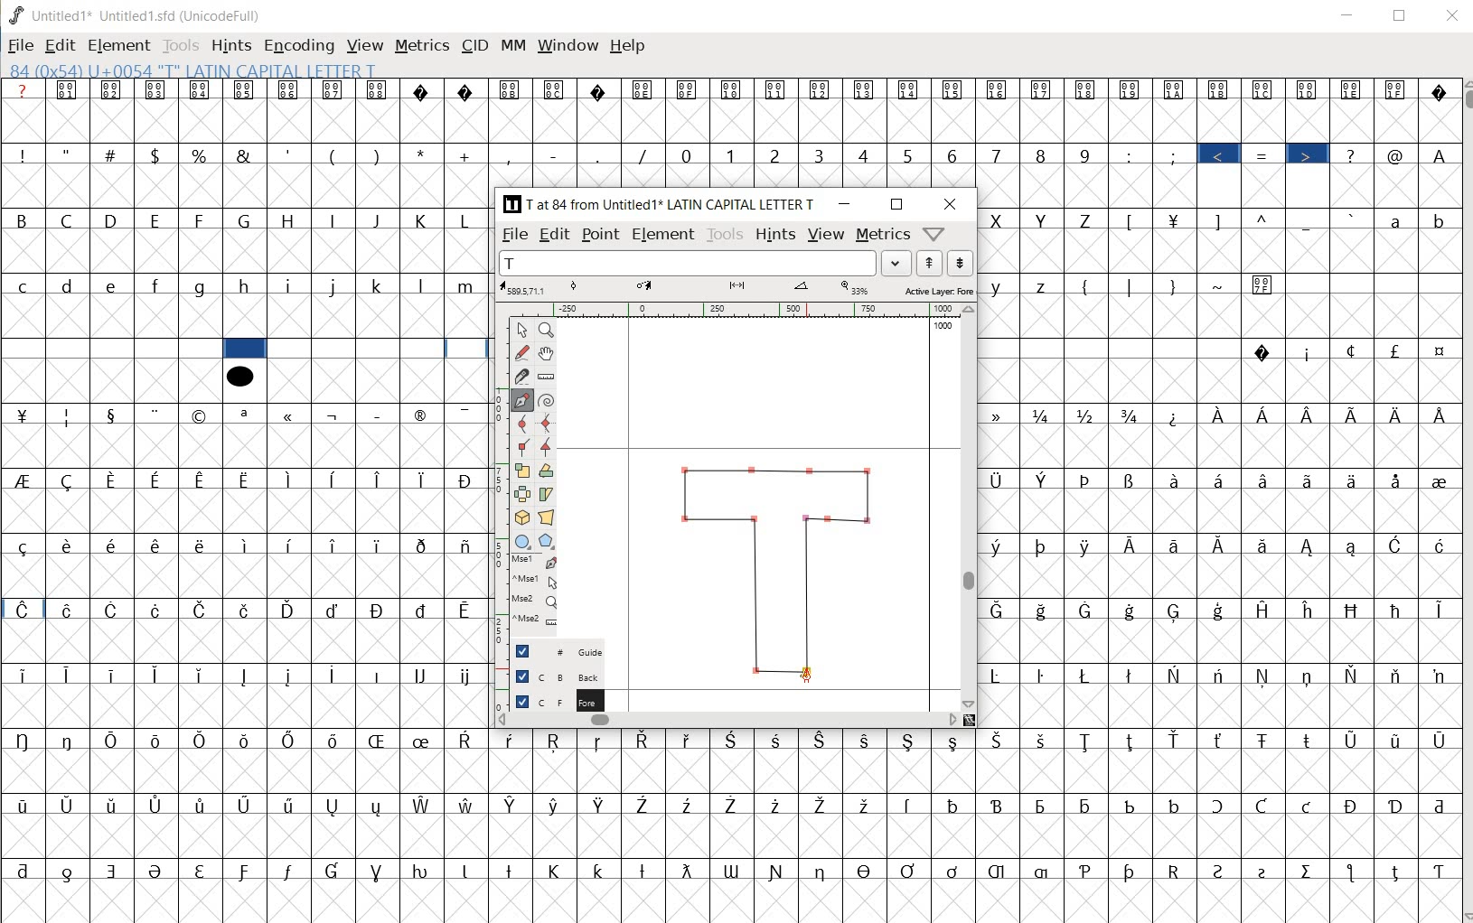 The height and width of the screenshot is (923, 1473). I want to click on Symbol, so click(601, 89).